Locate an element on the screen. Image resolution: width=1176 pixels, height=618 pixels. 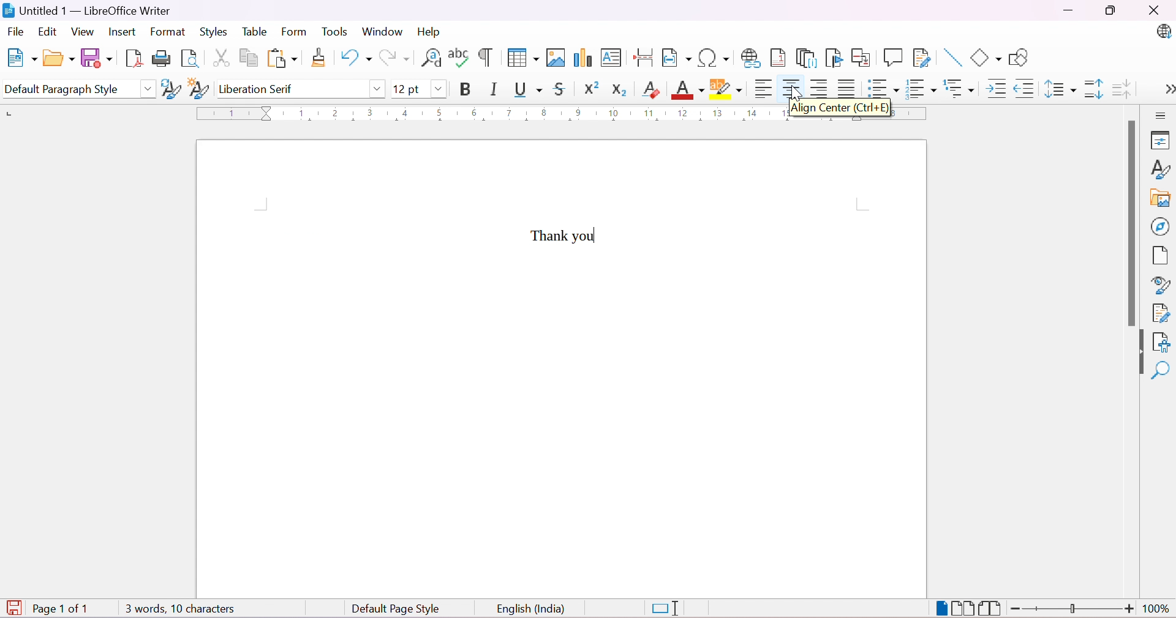
Drop Down is located at coordinates (148, 88).